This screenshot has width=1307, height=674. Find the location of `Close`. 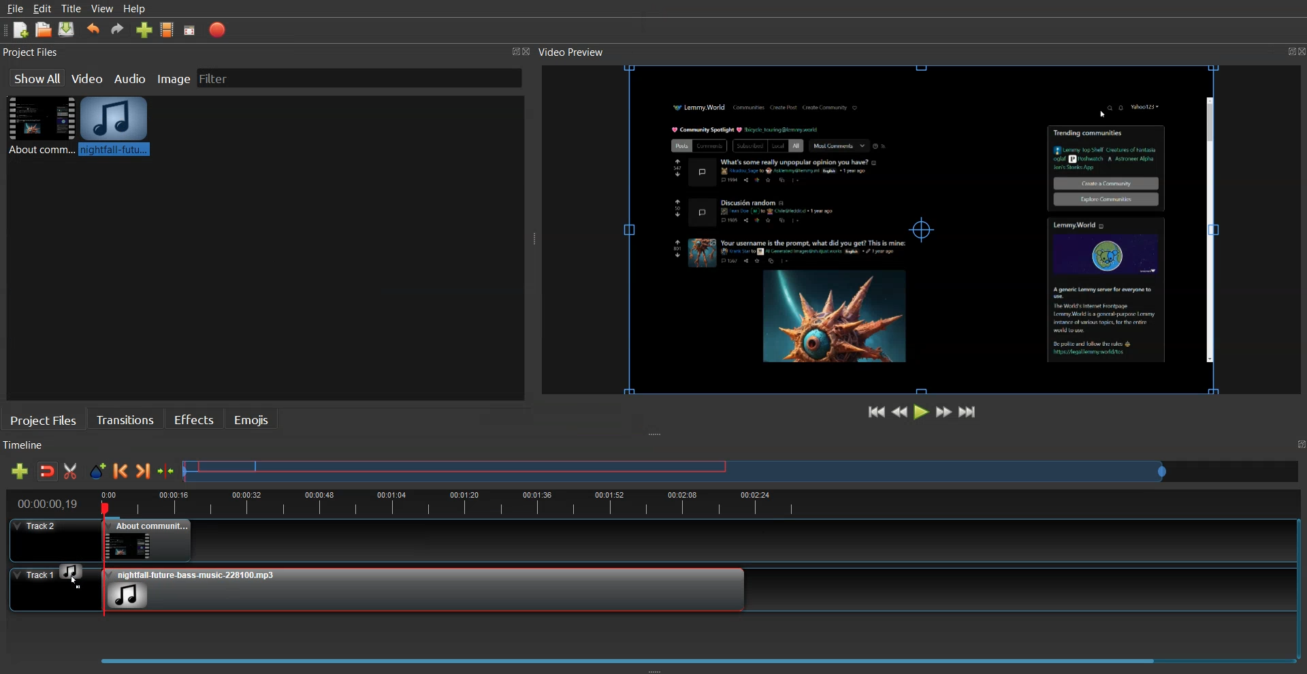

Close is located at coordinates (530, 52).